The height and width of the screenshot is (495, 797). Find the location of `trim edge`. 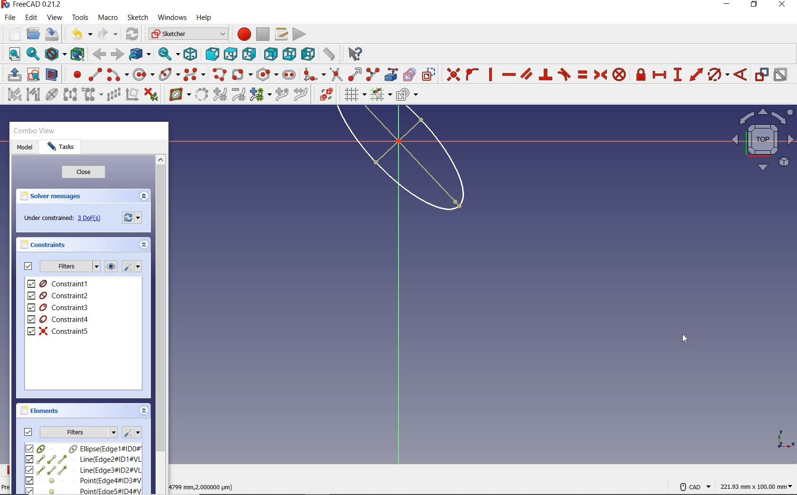

trim edge is located at coordinates (335, 74).